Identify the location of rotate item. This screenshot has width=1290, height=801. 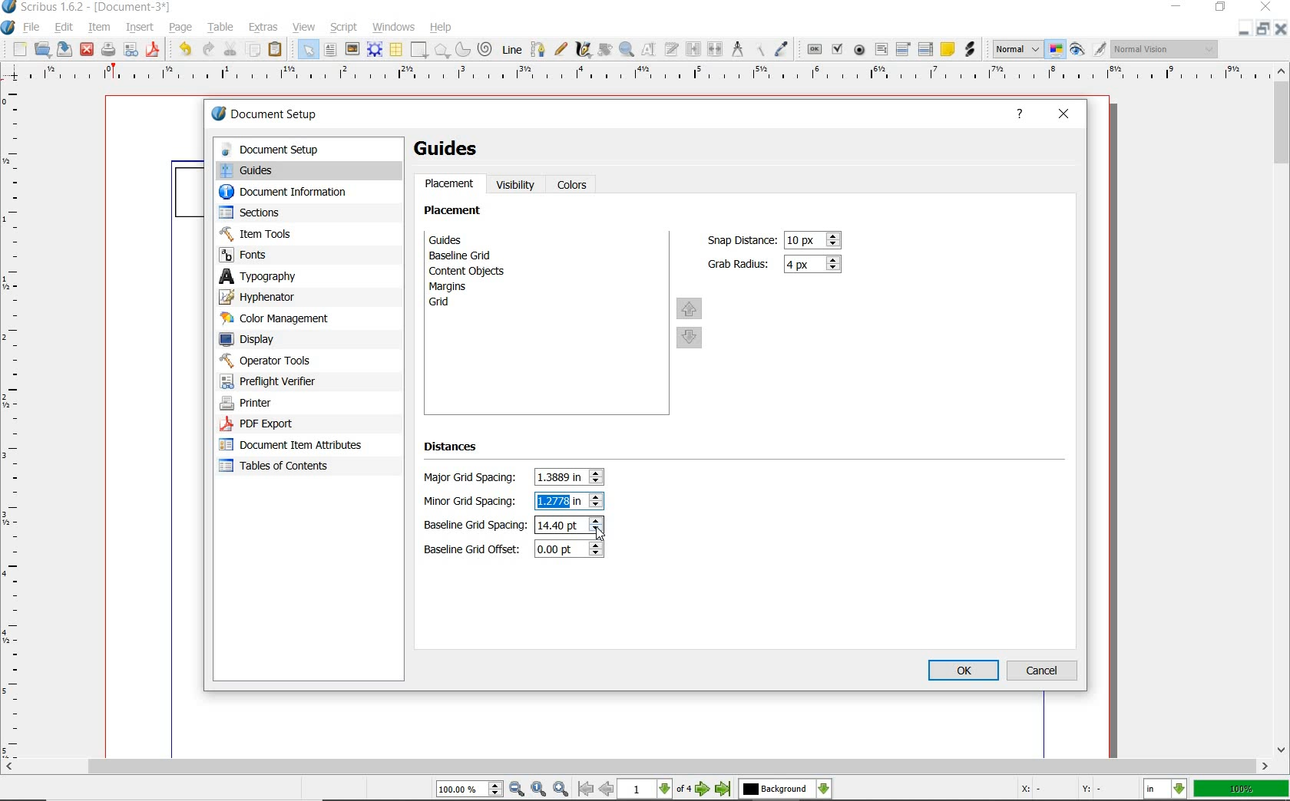
(604, 51).